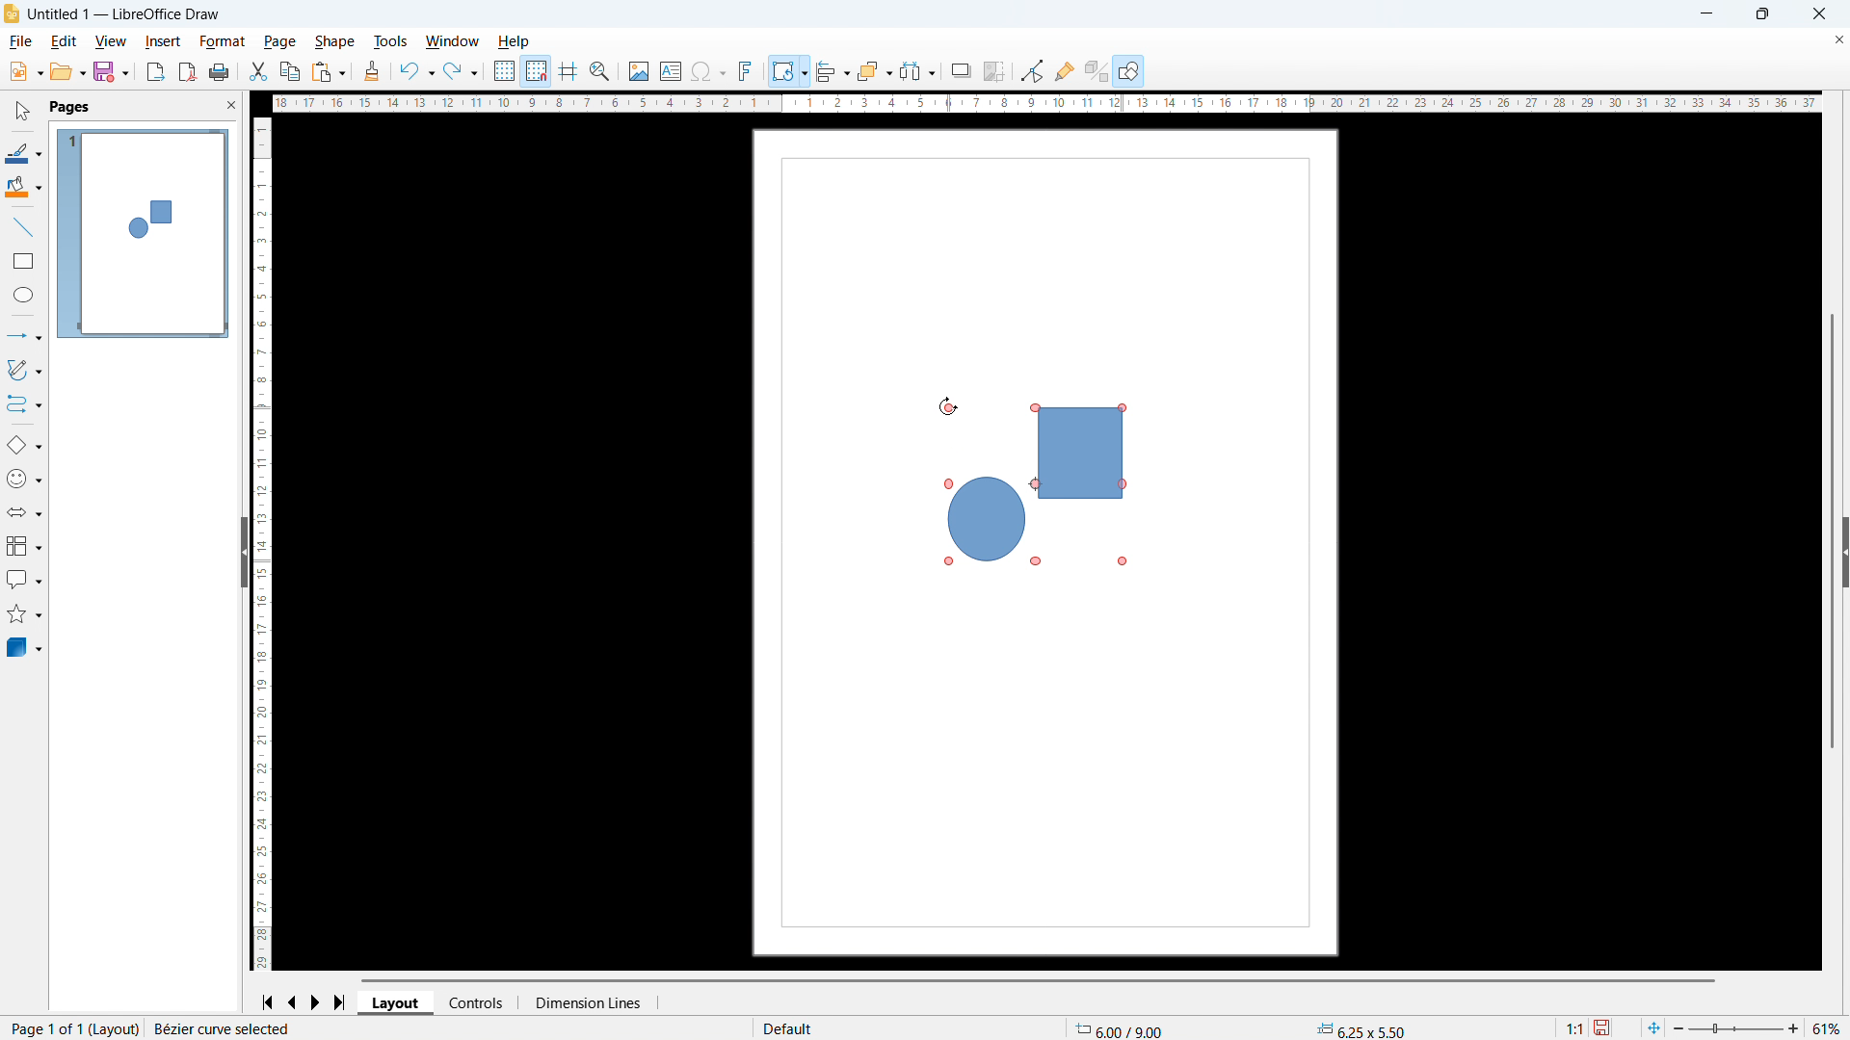 This screenshot has height=1040, width=1850. What do you see at coordinates (1762, 13) in the screenshot?
I see `Maximise ` at bounding box center [1762, 13].